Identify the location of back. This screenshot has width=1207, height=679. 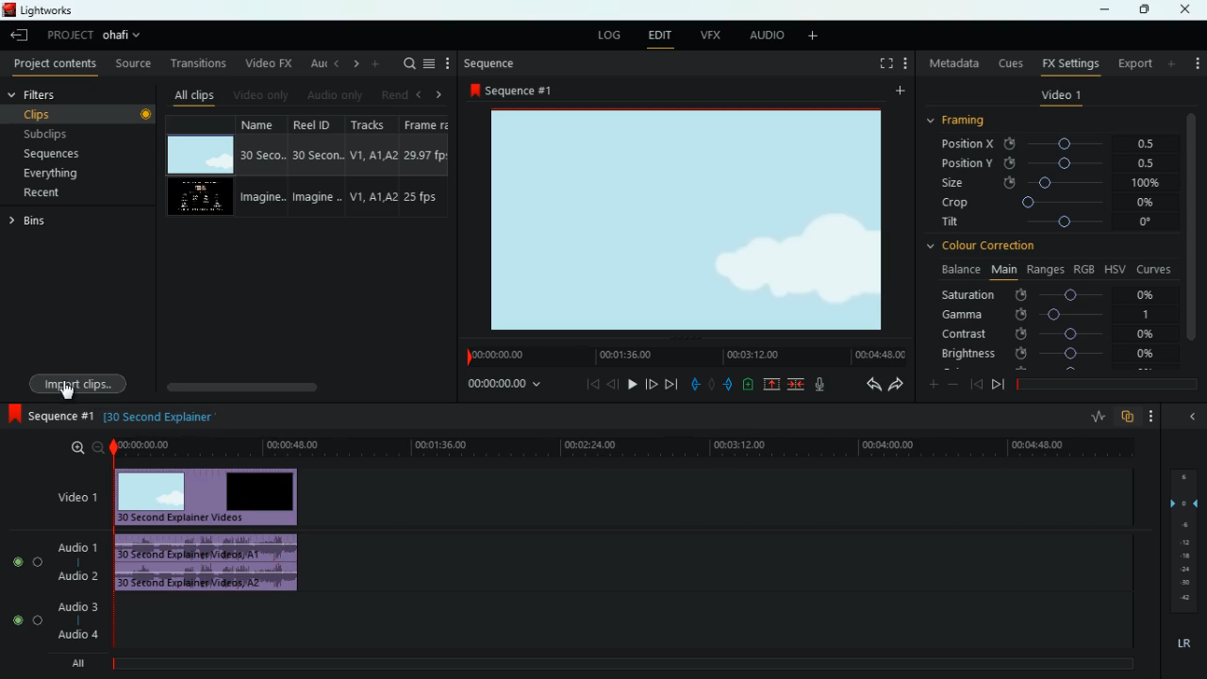
(613, 384).